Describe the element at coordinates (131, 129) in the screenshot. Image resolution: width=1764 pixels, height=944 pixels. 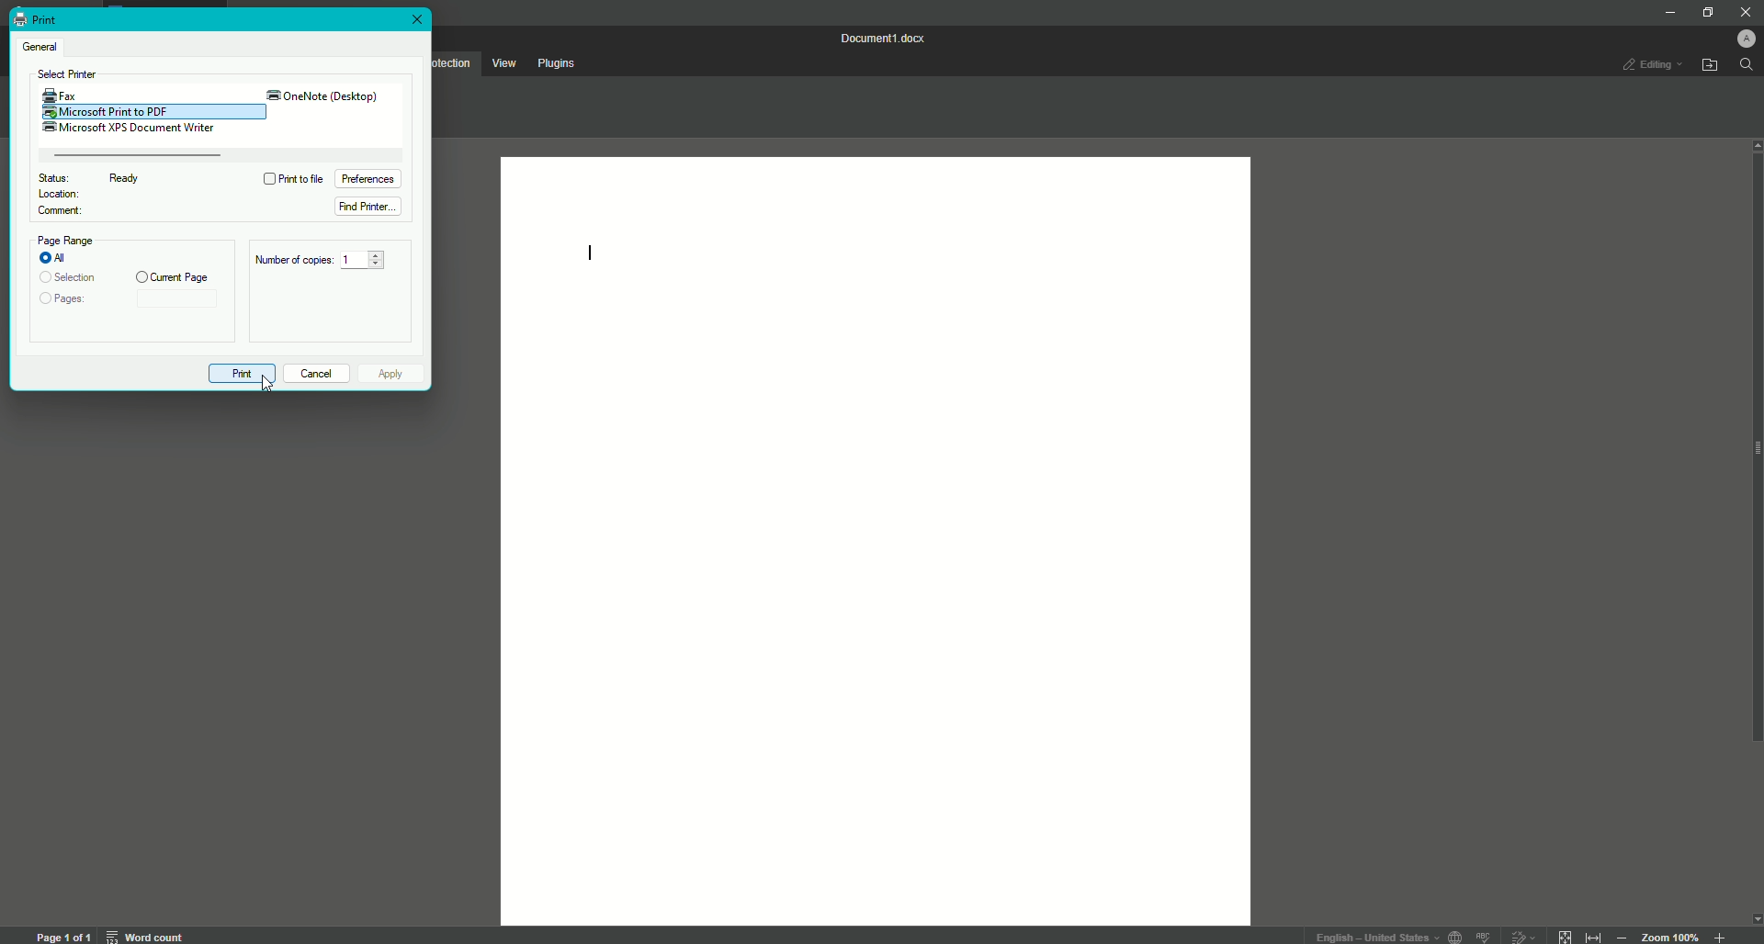
I see `Microsoft XPS` at that location.